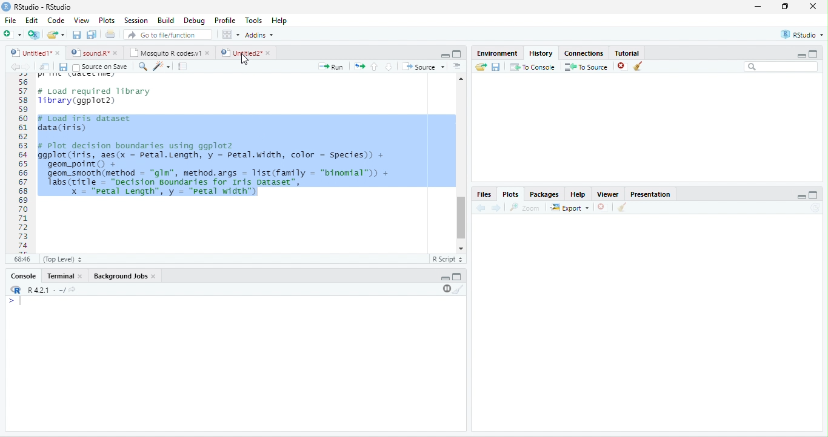  Describe the element at coordinates (223, 185) in the screenshot. I see `geom_smooth(method = gim , method.args = list(Tamily = binomial )) +
Tabs(title - “Decision Boundaries for Iris Dataset”,
x = "petal Length”, y = "Petal width")` at that location.